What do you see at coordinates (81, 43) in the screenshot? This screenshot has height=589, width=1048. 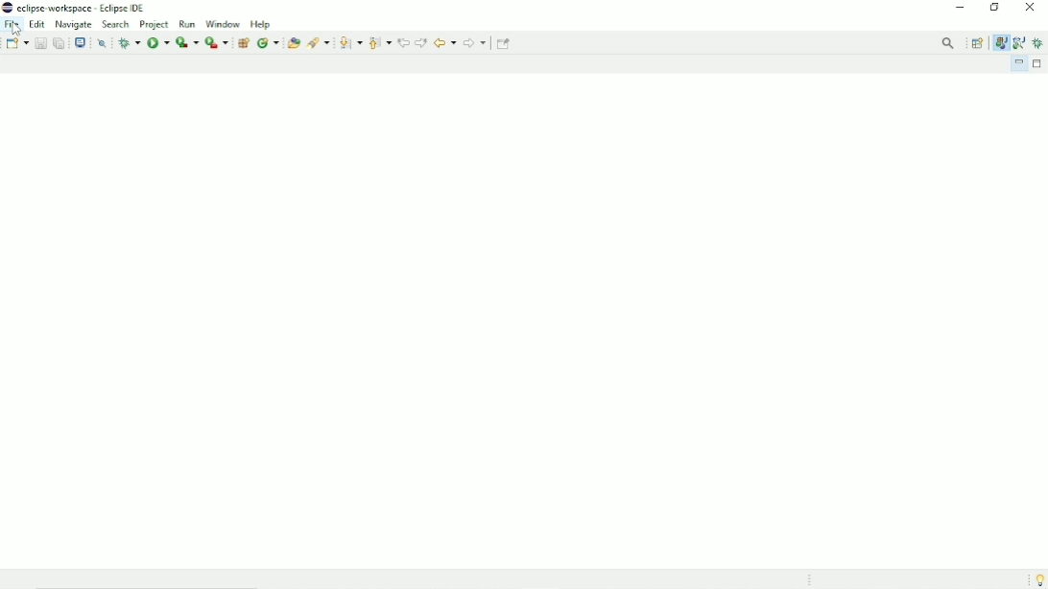 I see `Open a terminal` at bounding box center [81, 43].